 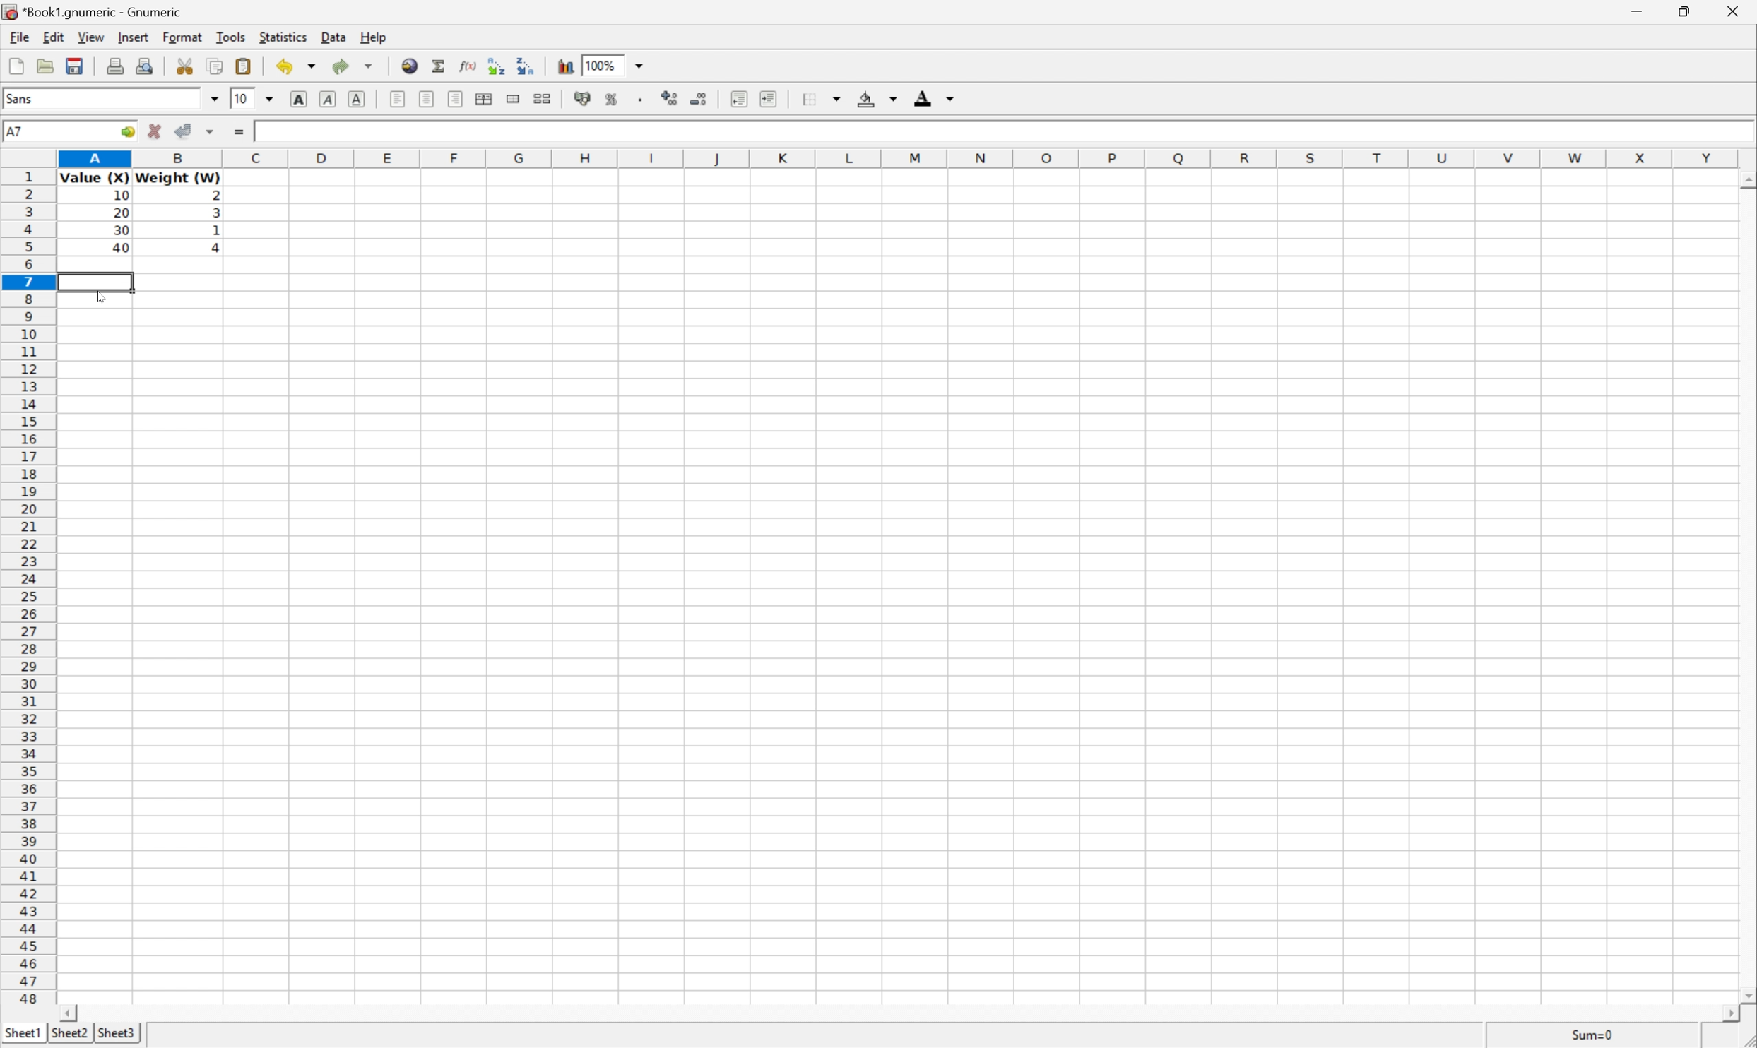 I want to click on Italic, so click(x=330, y=97).